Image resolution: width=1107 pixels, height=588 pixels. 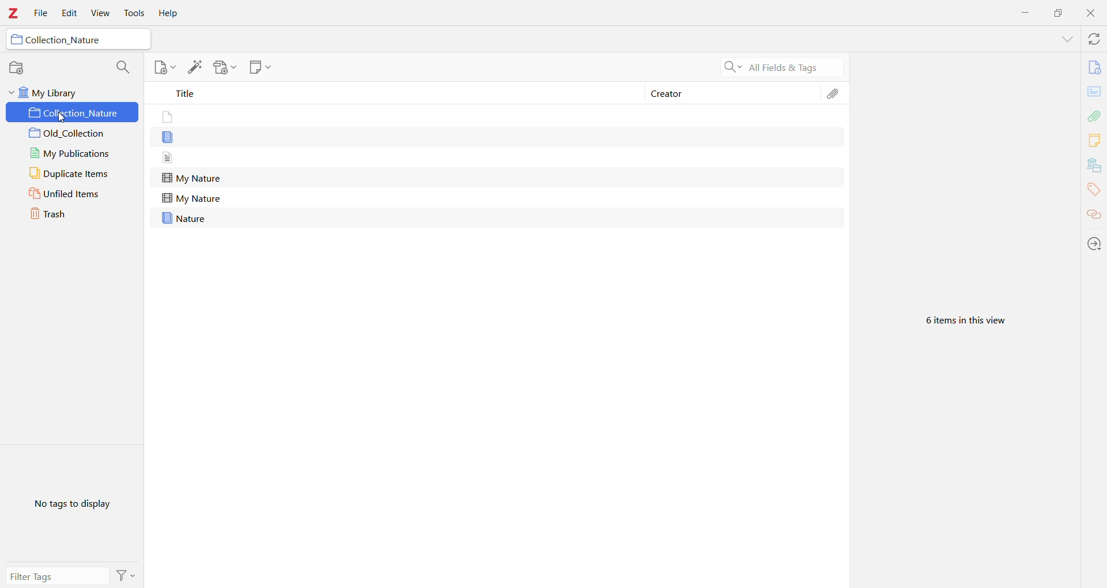 I want to click on My Publications, so click(x=76, y=154).